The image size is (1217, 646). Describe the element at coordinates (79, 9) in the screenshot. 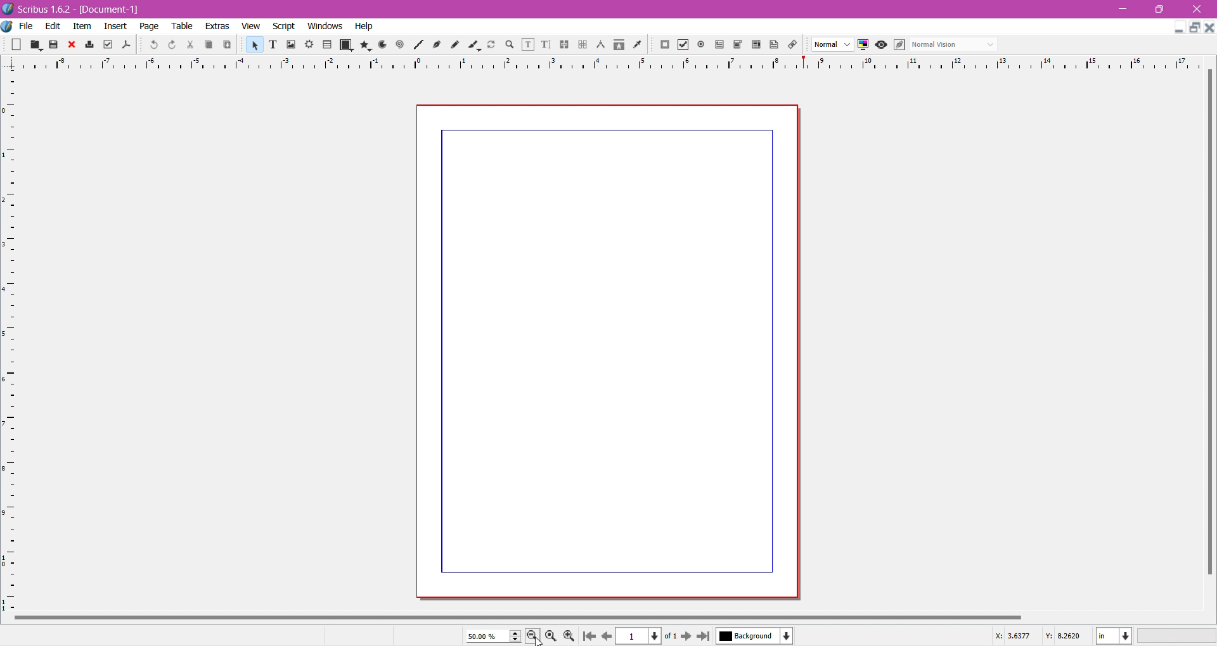

I see `Application Name, Version - Document Title` at that location.